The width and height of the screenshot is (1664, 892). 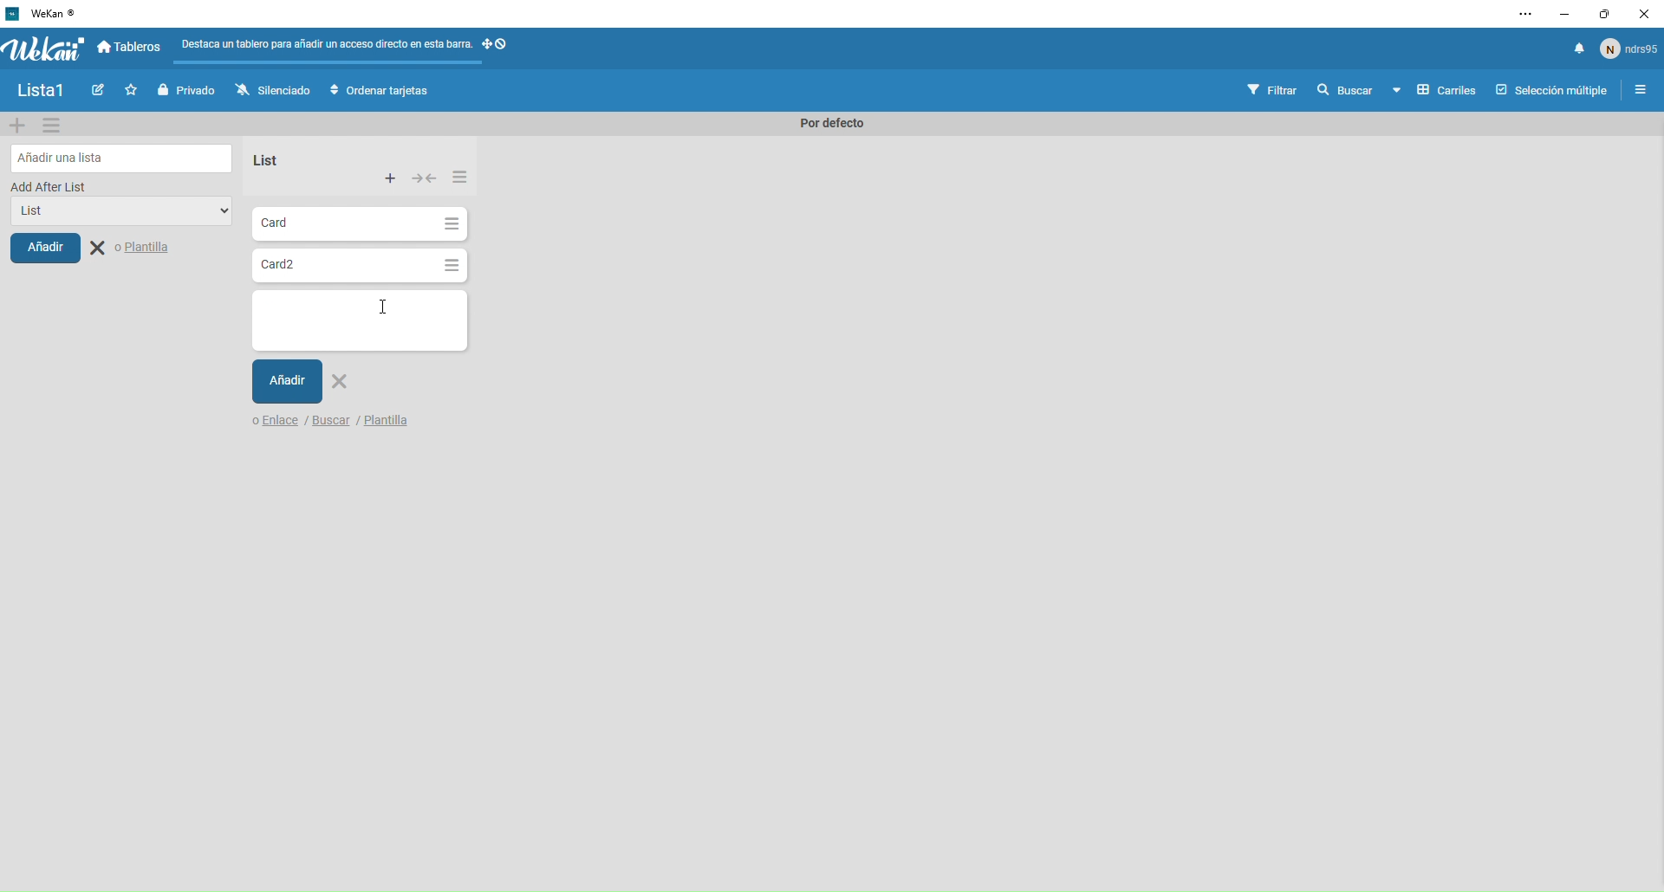 I want to click on Add a list, so click(x=123, y=158).